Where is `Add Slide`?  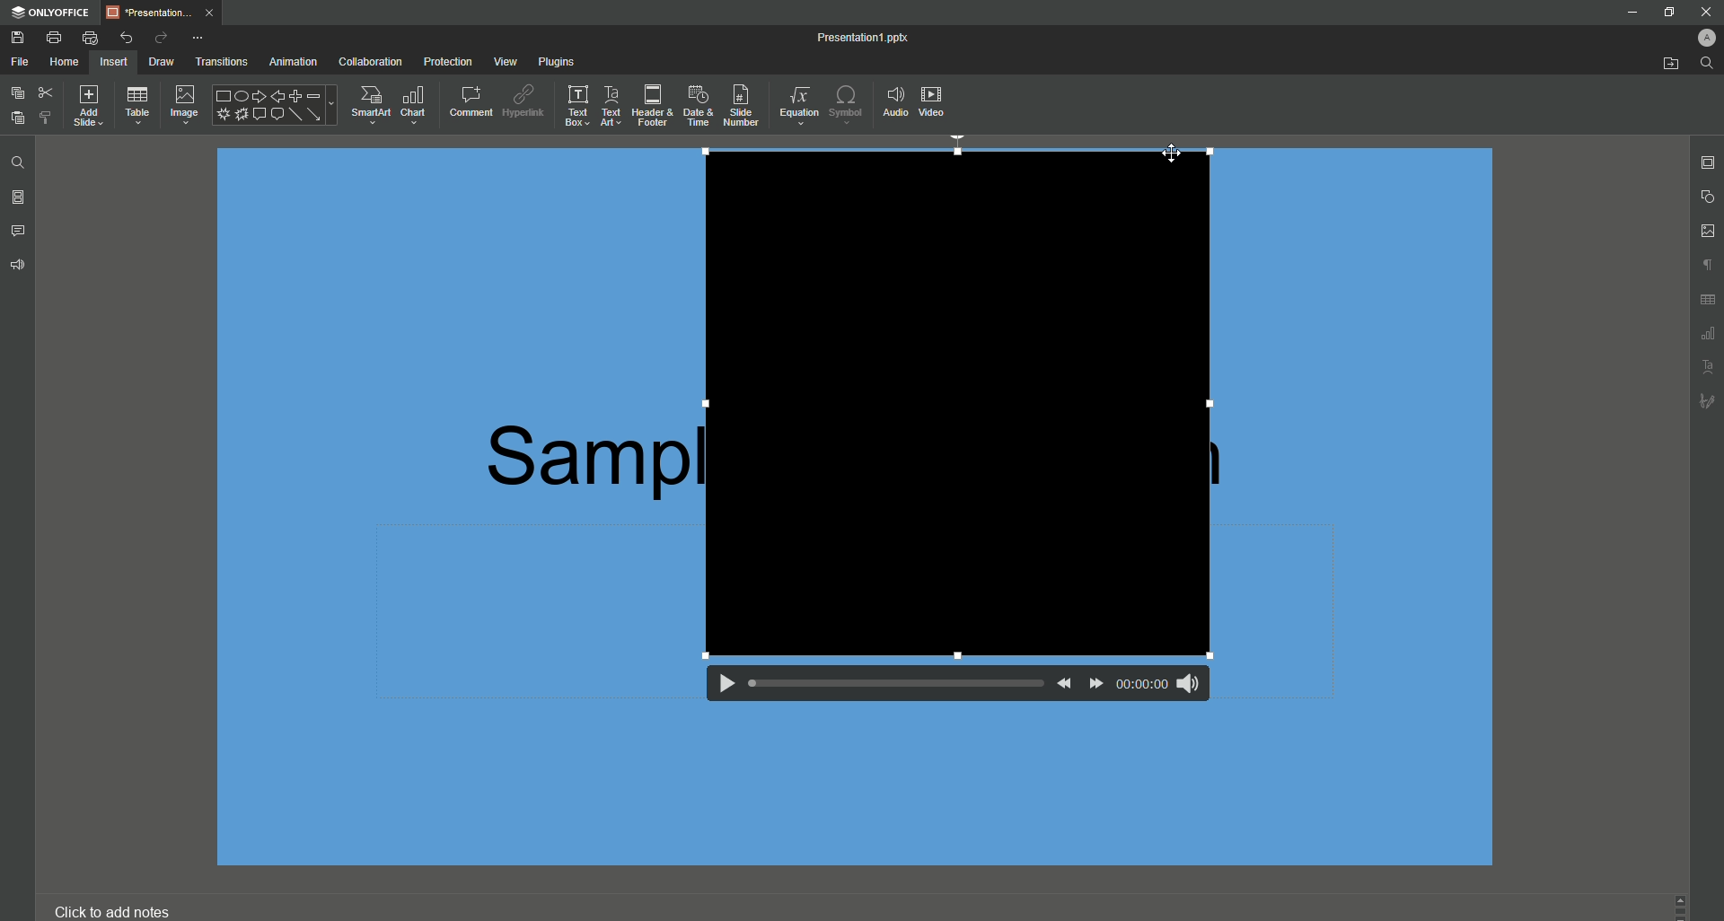 Add Slide is located at coordinates (88, 104).